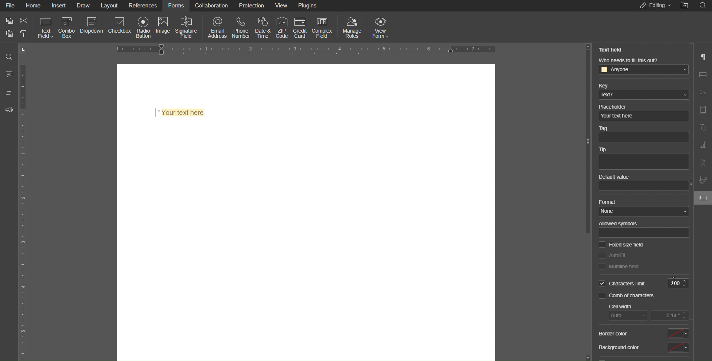  What do you see at coordinates (702, 180) in the screenshot?
I see `Signature` at bounding box center [702, 180].